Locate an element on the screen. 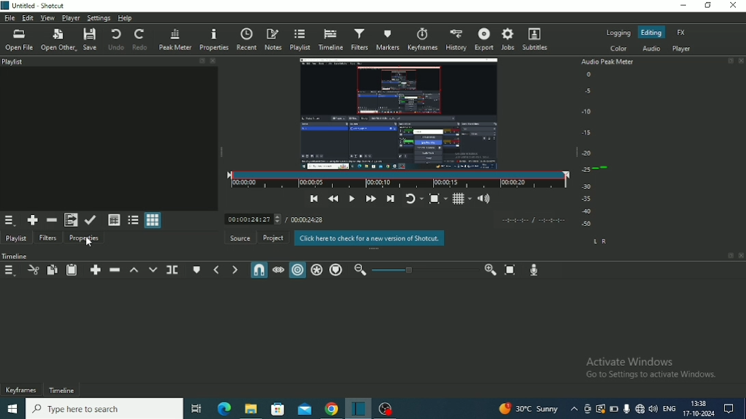  Split at playhead is located at coordinates (173, 270).